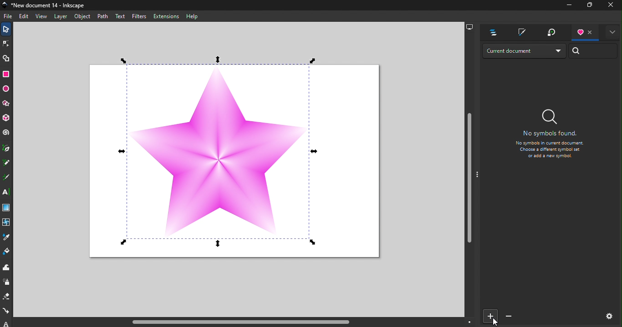  I want to click on Gradient tool, so click(7, 208).